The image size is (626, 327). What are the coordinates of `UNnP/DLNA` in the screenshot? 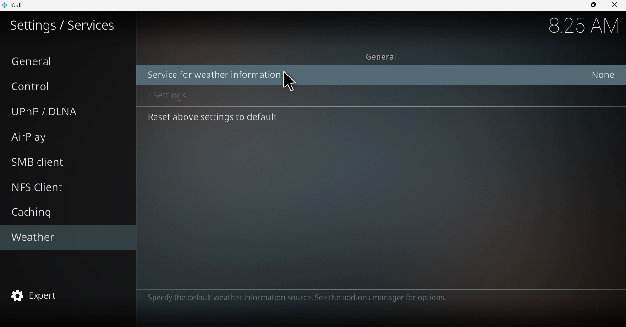 It's located at (64, 112).